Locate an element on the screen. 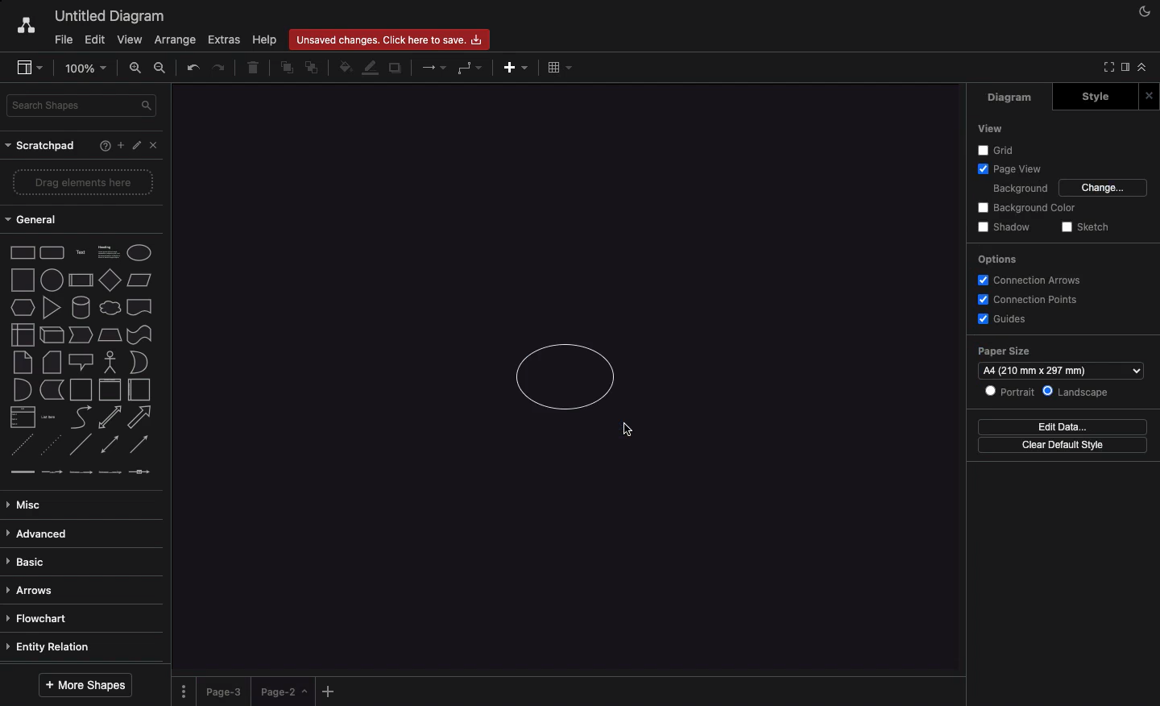  horizontal container is located at coordinates (139, 389).